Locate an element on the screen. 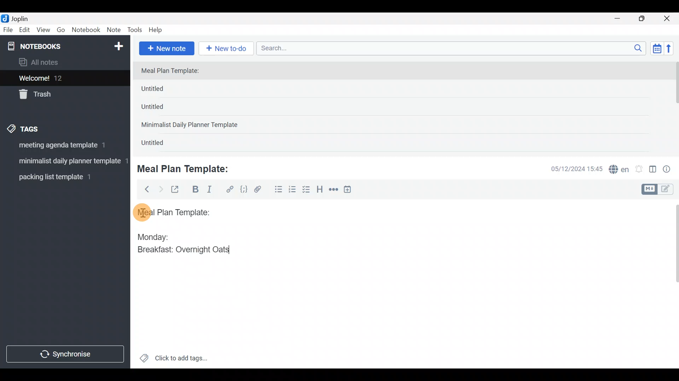  Untitled is located at coordinates (161, 144).